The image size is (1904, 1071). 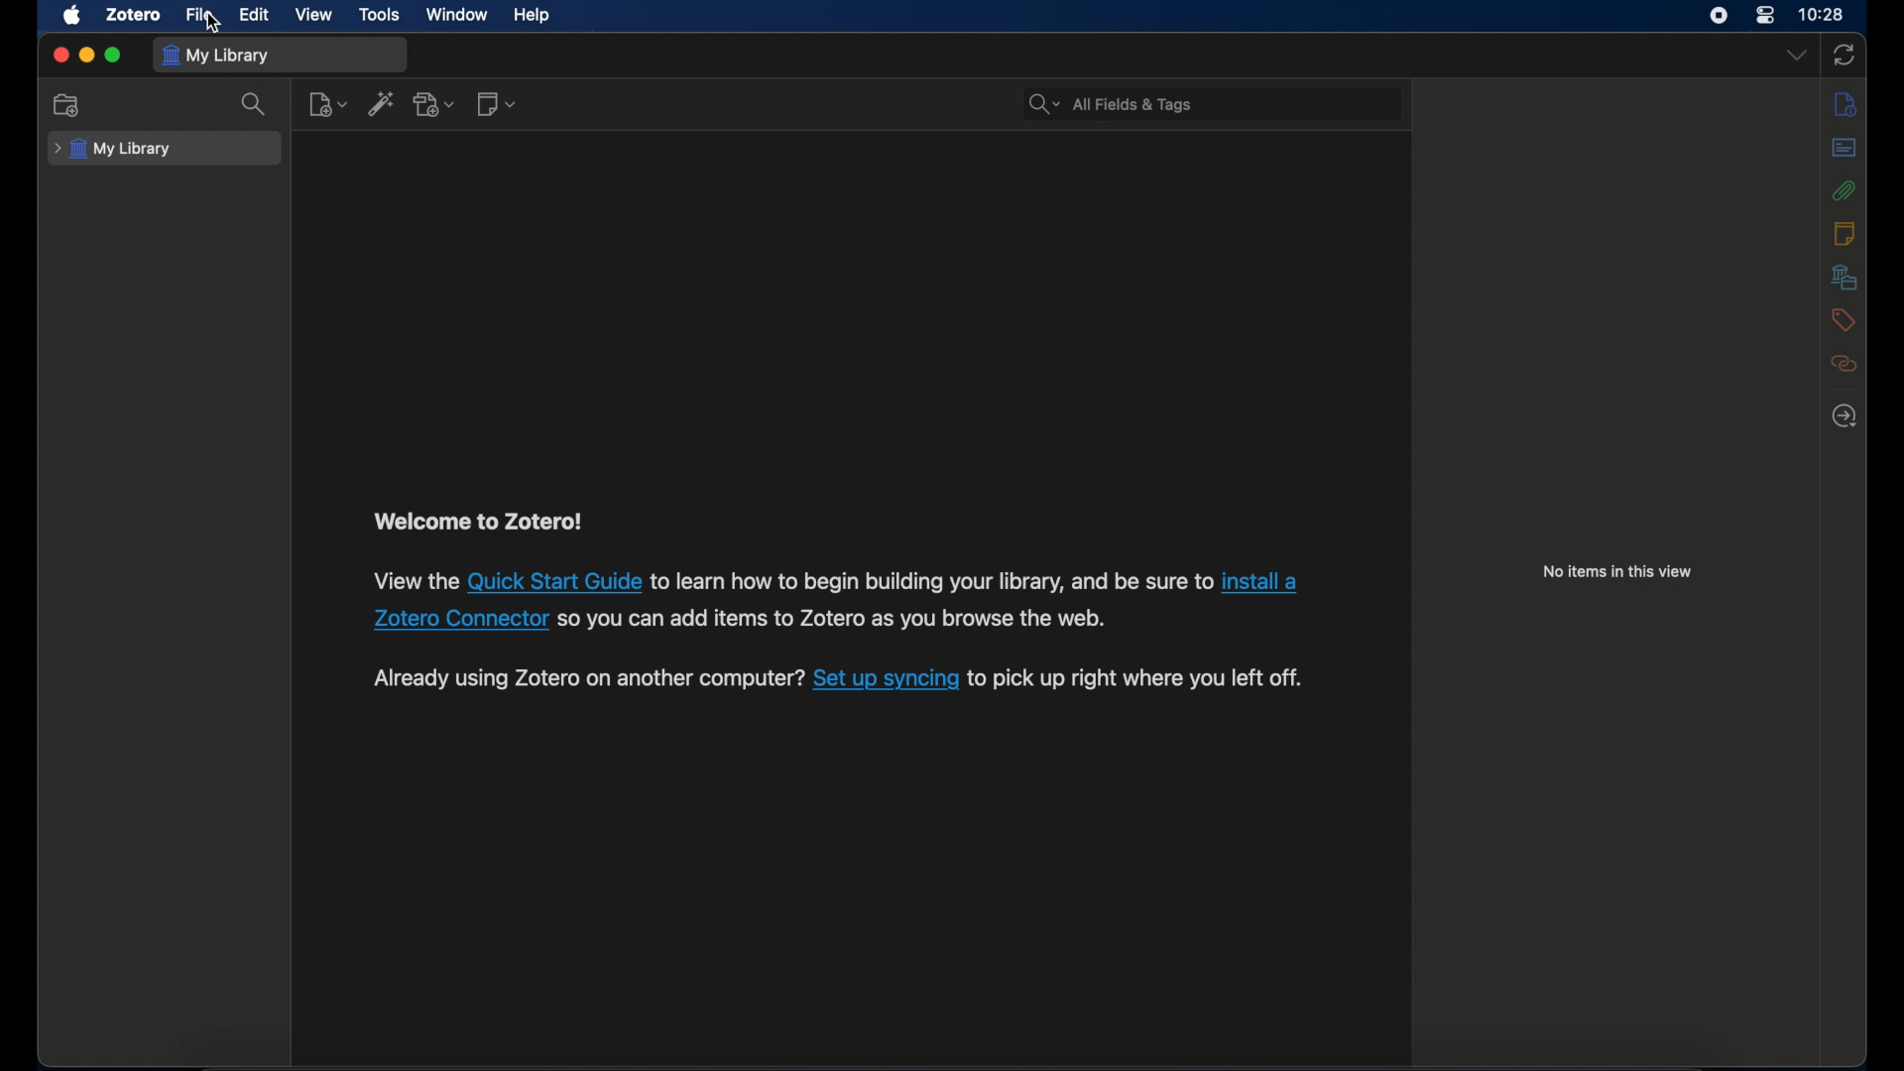 I want to click on search, so click(x=254, y=103).